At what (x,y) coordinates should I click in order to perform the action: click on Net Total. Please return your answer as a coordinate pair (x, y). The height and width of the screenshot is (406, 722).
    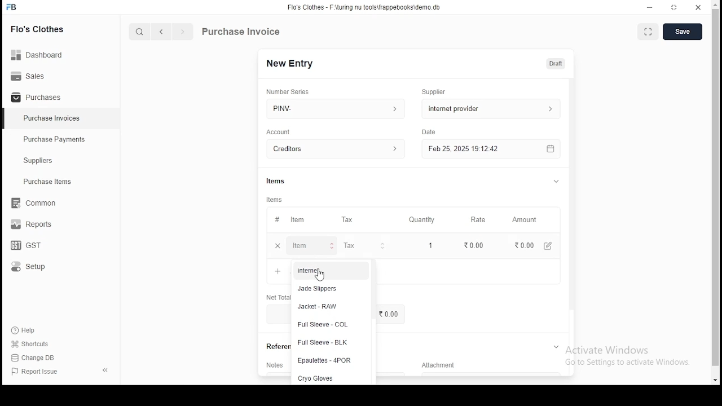
    Looking at the image, I should click on (278, 298).